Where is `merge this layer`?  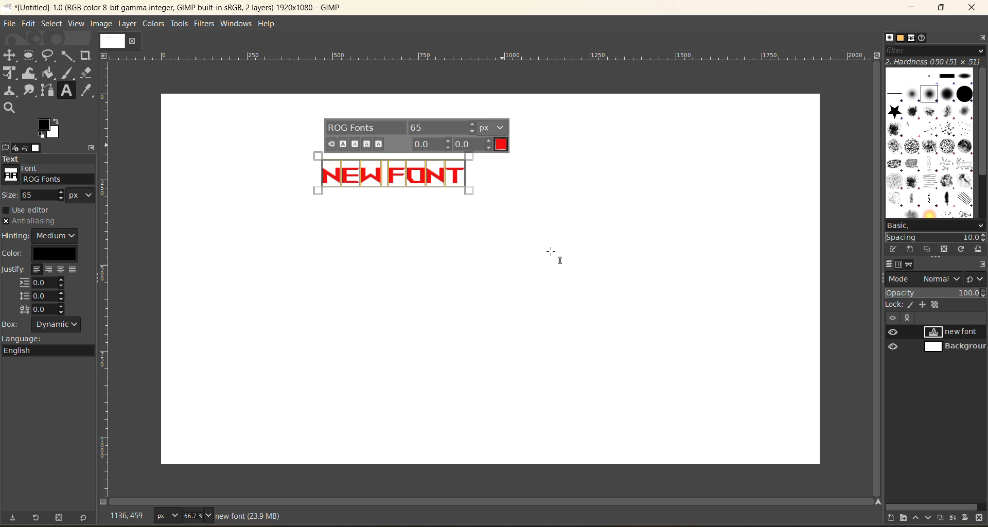
merge this layer is located at coordinates (957, 518).